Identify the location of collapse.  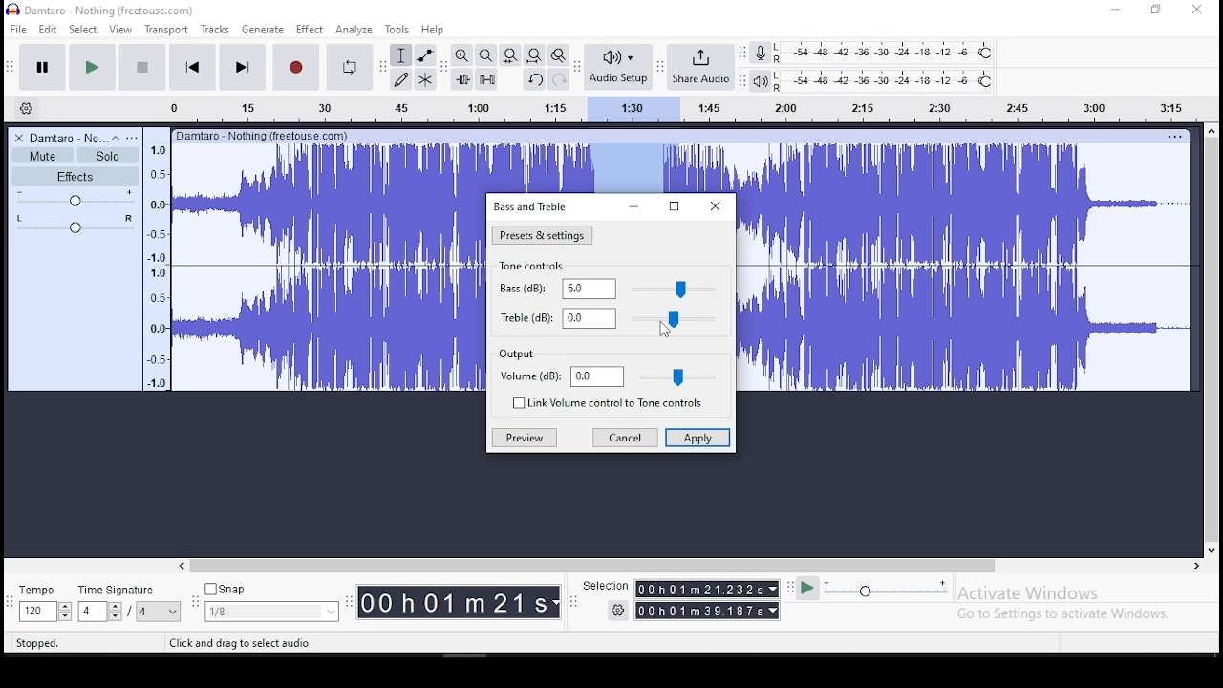
(115, 138).